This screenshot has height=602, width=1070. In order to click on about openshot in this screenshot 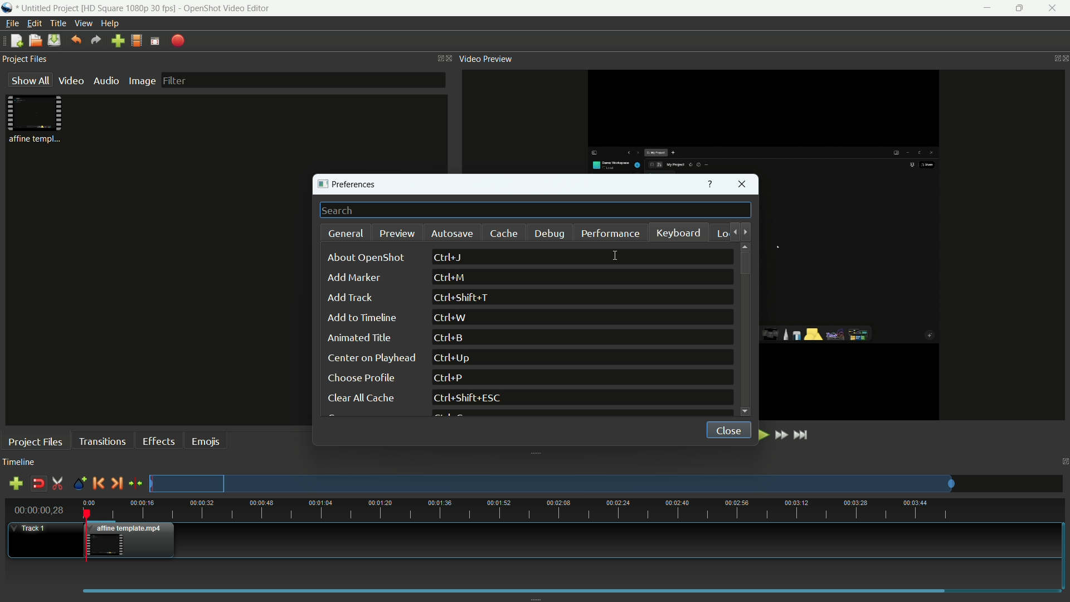, I will do `click(369, 258)`.